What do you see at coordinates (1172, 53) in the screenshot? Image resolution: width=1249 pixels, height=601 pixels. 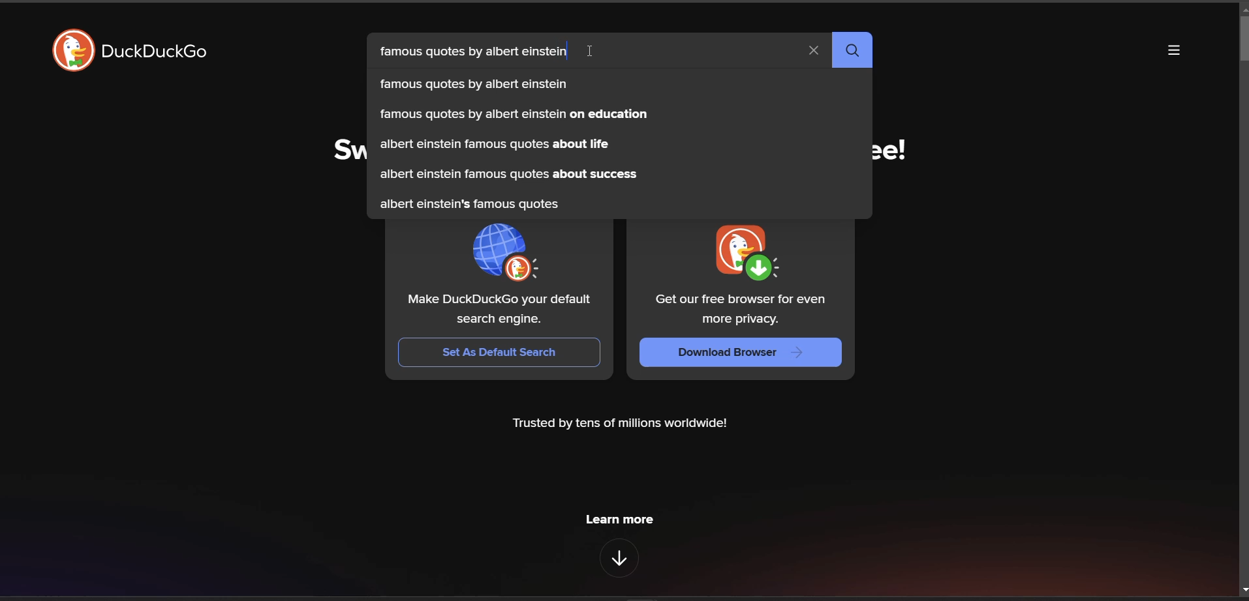 I see `more options` at bounding box center [1172, 53].